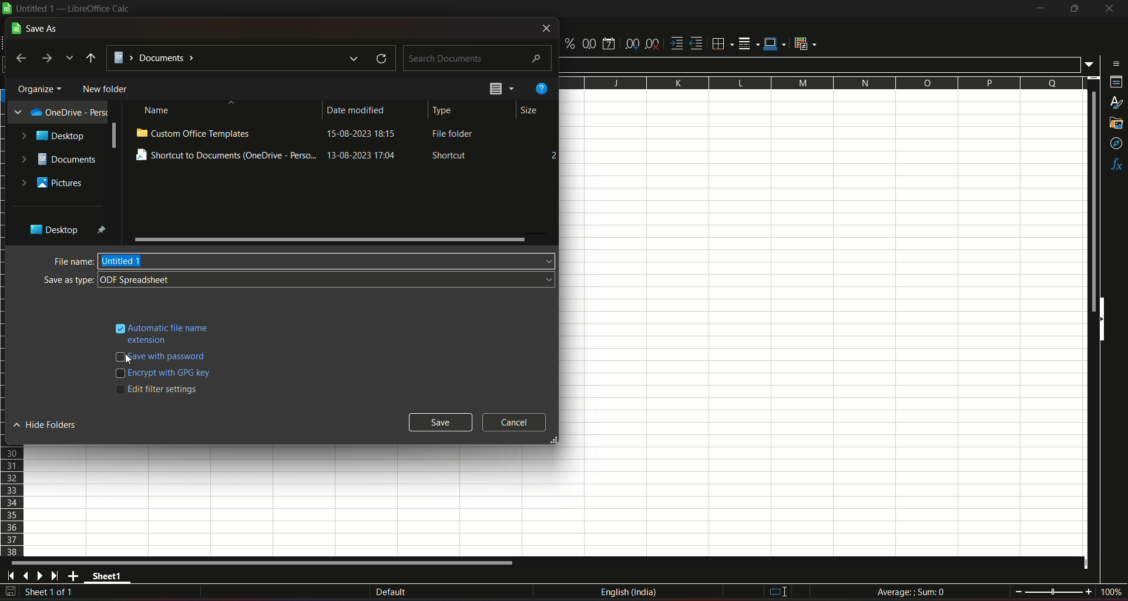 Image resolution: width=1128 pixels, height=601 pixels. I want to click on styles, so click(1116, 103).